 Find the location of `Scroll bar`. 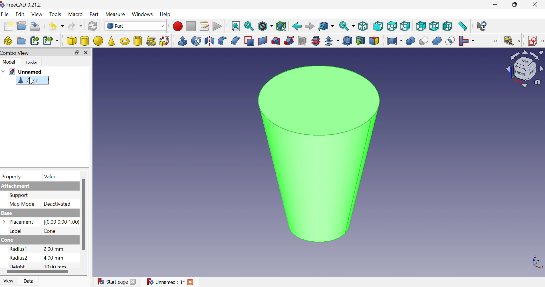

Scroll bar is located at coordinates (38, 272).